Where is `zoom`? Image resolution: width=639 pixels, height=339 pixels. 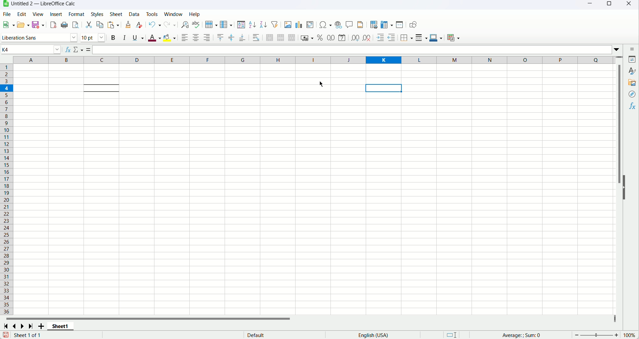
zoom is located at coordinates (596, 335).